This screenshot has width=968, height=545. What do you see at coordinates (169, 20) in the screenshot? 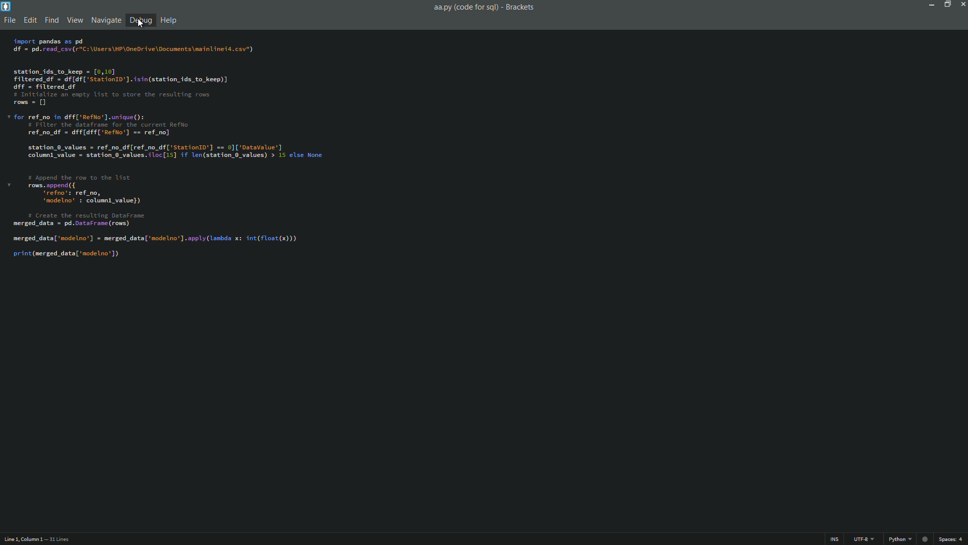
I see `help menu` at bounding box center [169, 20].